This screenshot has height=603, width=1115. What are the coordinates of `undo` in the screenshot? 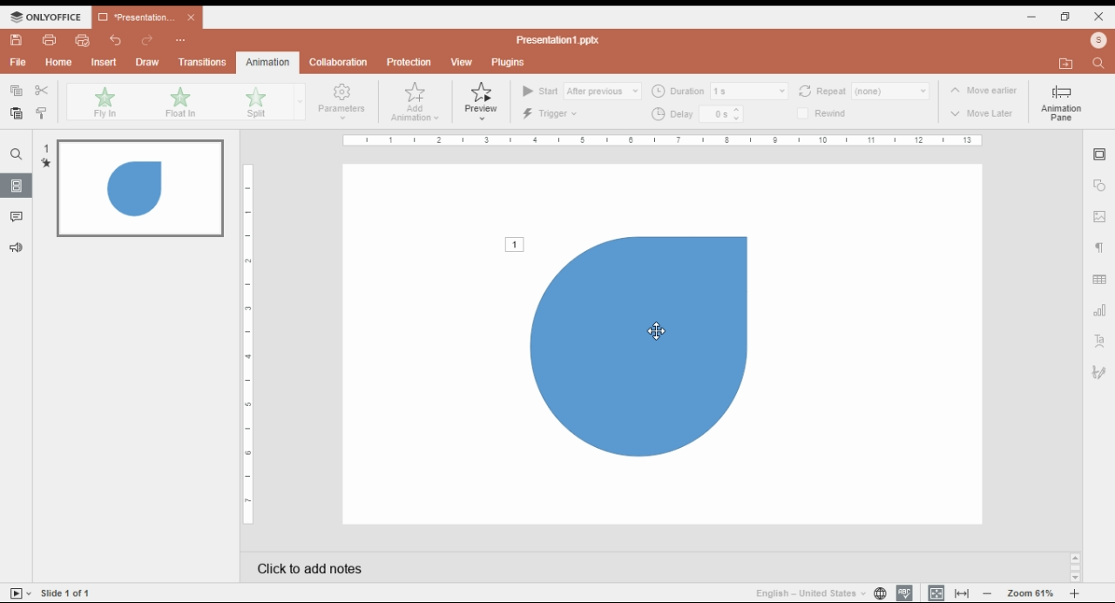 It's located at (116, 40).